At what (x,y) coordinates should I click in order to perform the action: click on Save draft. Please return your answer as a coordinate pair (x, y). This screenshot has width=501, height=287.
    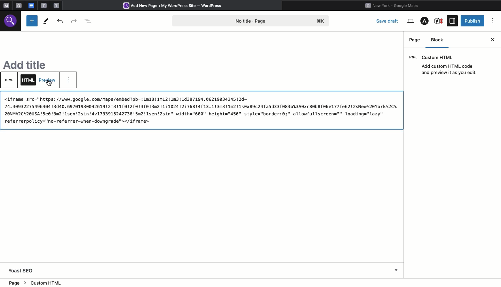
    Looking at the image, I should click on (388, 20).